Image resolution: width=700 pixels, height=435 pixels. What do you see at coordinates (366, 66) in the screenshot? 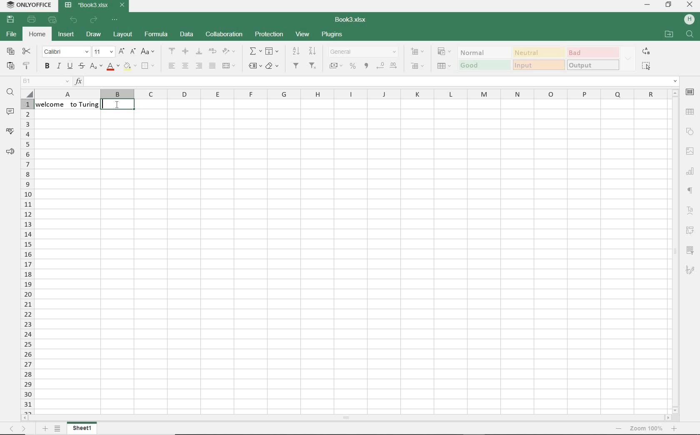
I see `comma style` at bounding box center [366, 66].